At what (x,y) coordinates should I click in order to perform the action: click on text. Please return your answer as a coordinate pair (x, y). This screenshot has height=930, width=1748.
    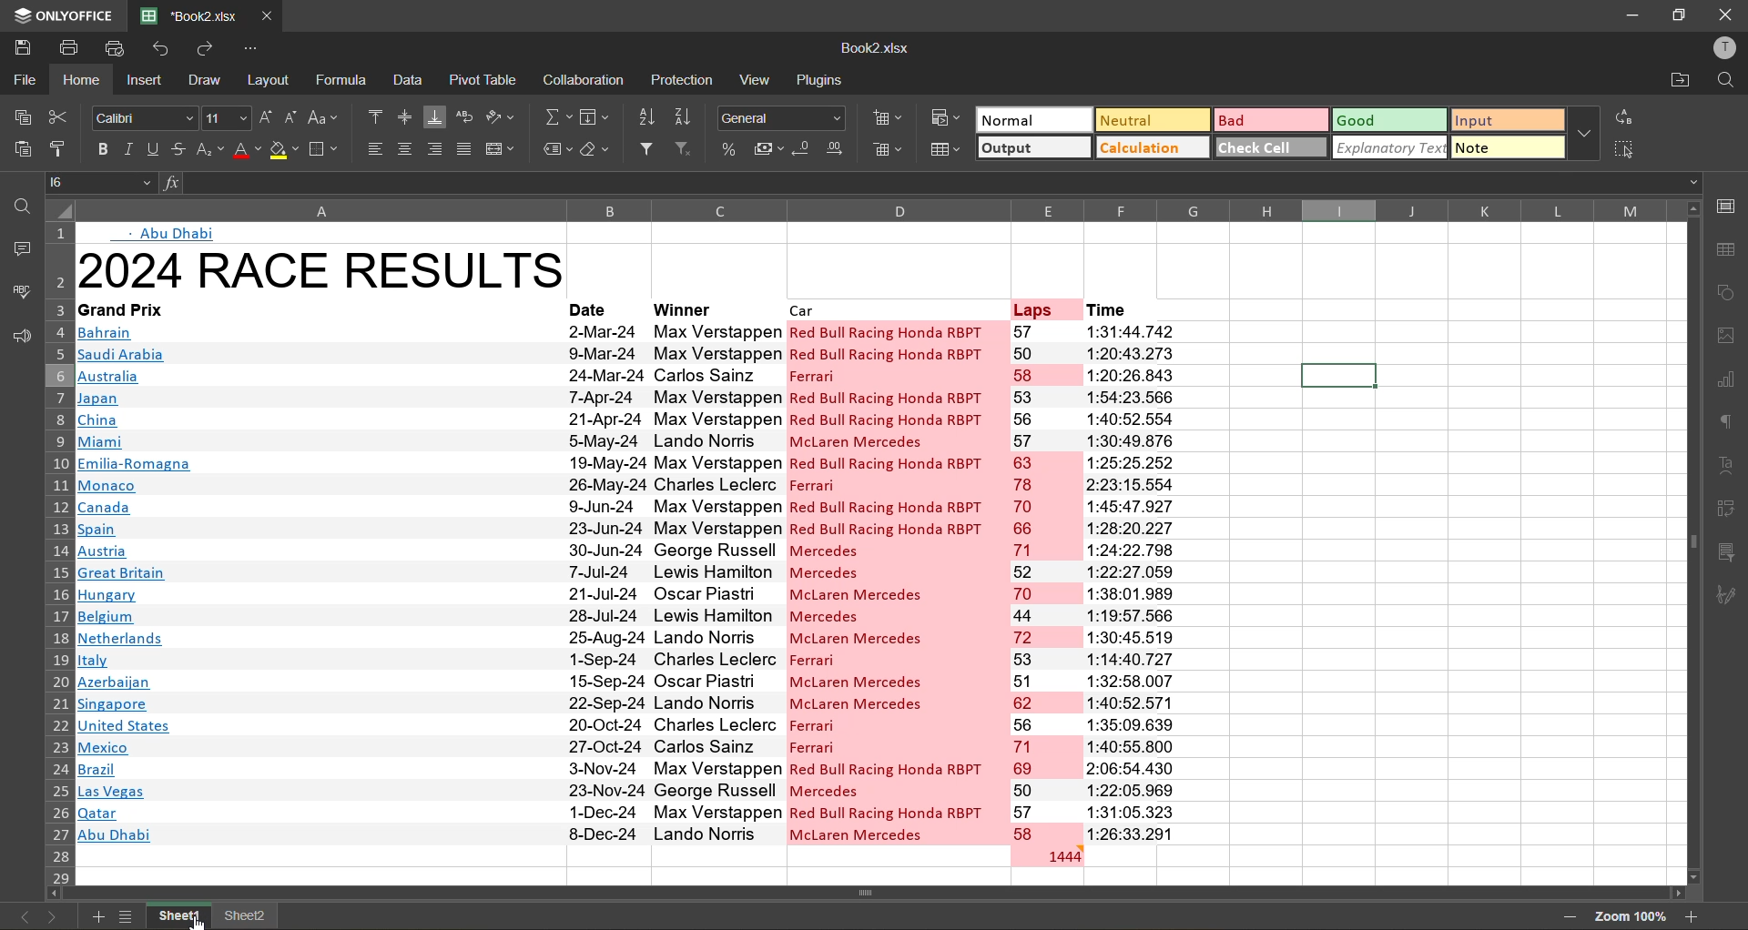
    Looking at the image, I should click on (1730, 469).